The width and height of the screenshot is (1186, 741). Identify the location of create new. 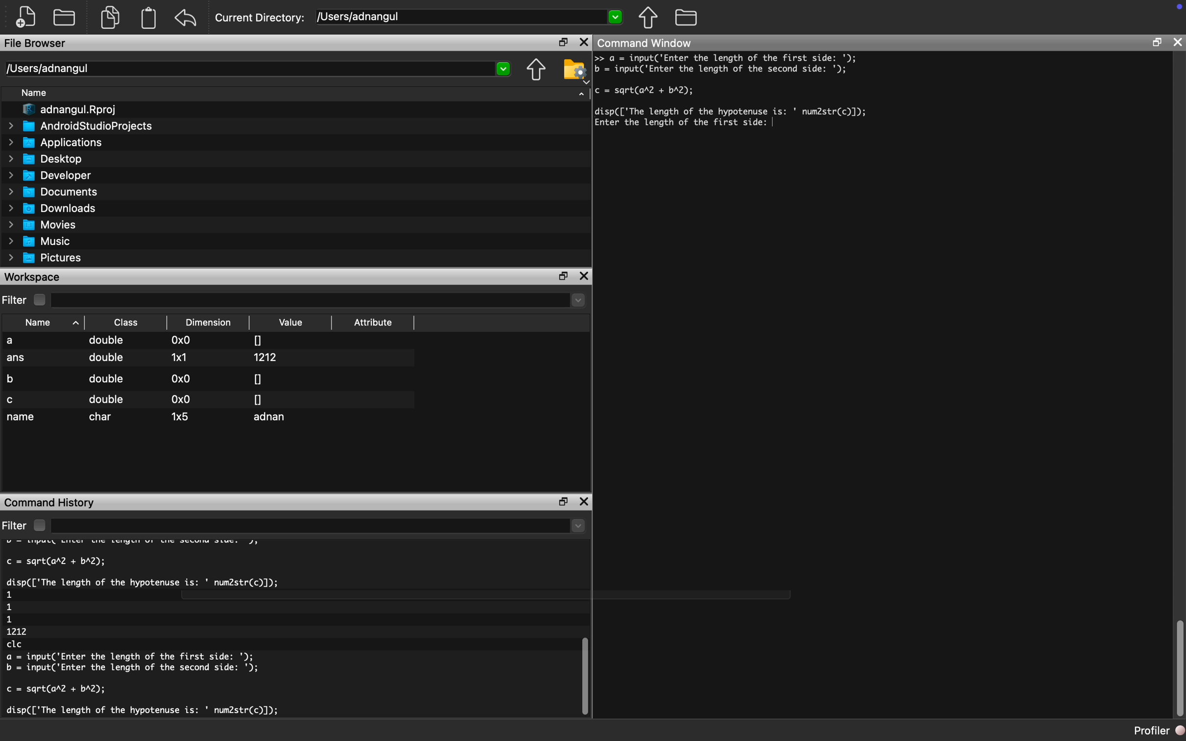
(29, 17).